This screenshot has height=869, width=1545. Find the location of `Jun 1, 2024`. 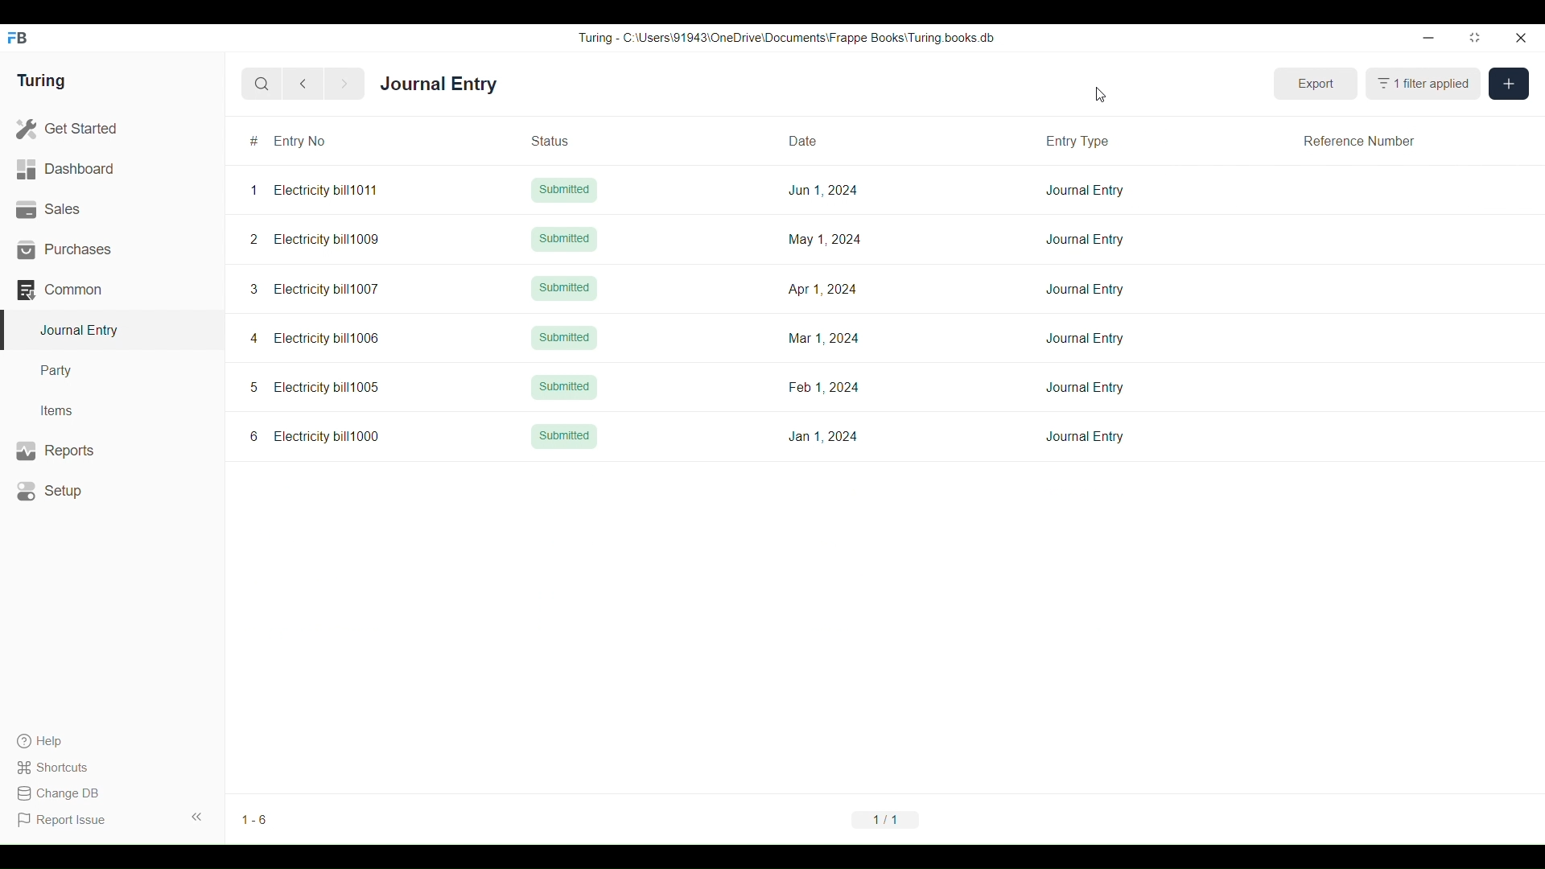

Jun 1, 2024 is located at coordinates (823, 190).